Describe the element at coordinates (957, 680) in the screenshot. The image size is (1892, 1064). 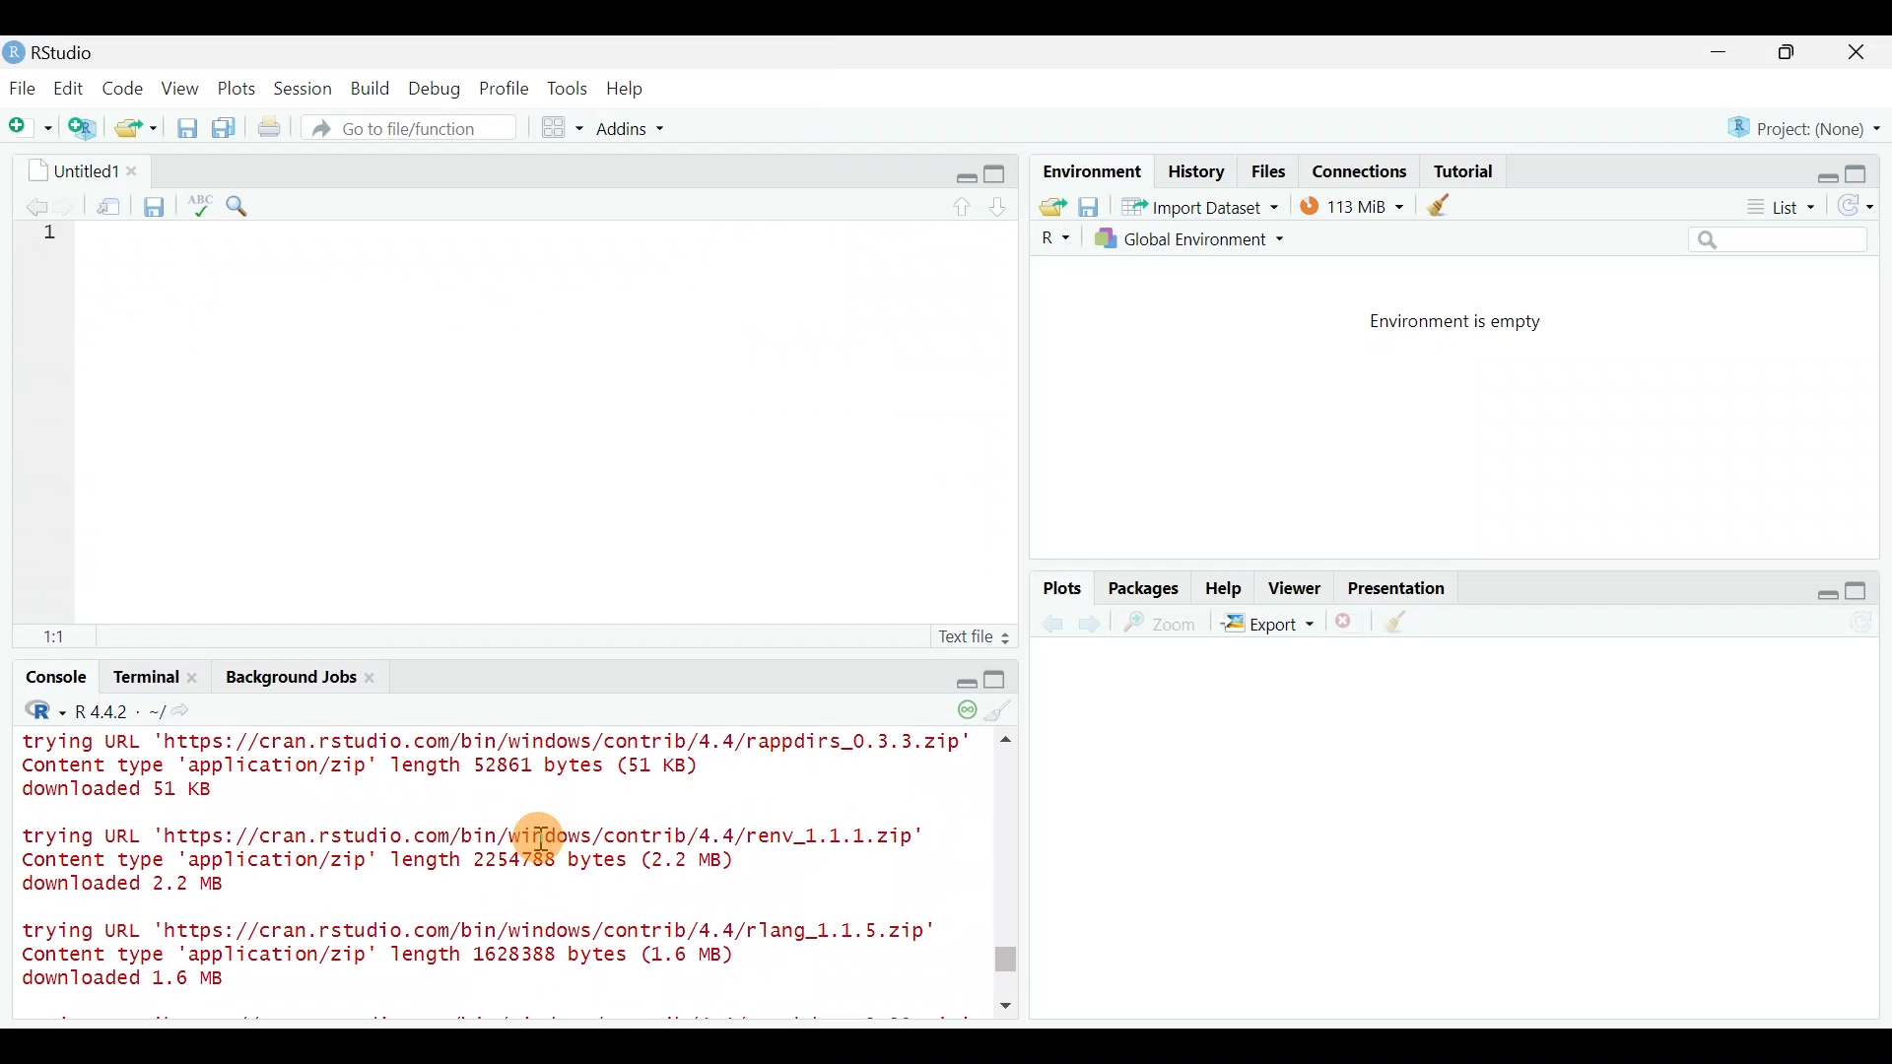
I see `restore down` at that location.